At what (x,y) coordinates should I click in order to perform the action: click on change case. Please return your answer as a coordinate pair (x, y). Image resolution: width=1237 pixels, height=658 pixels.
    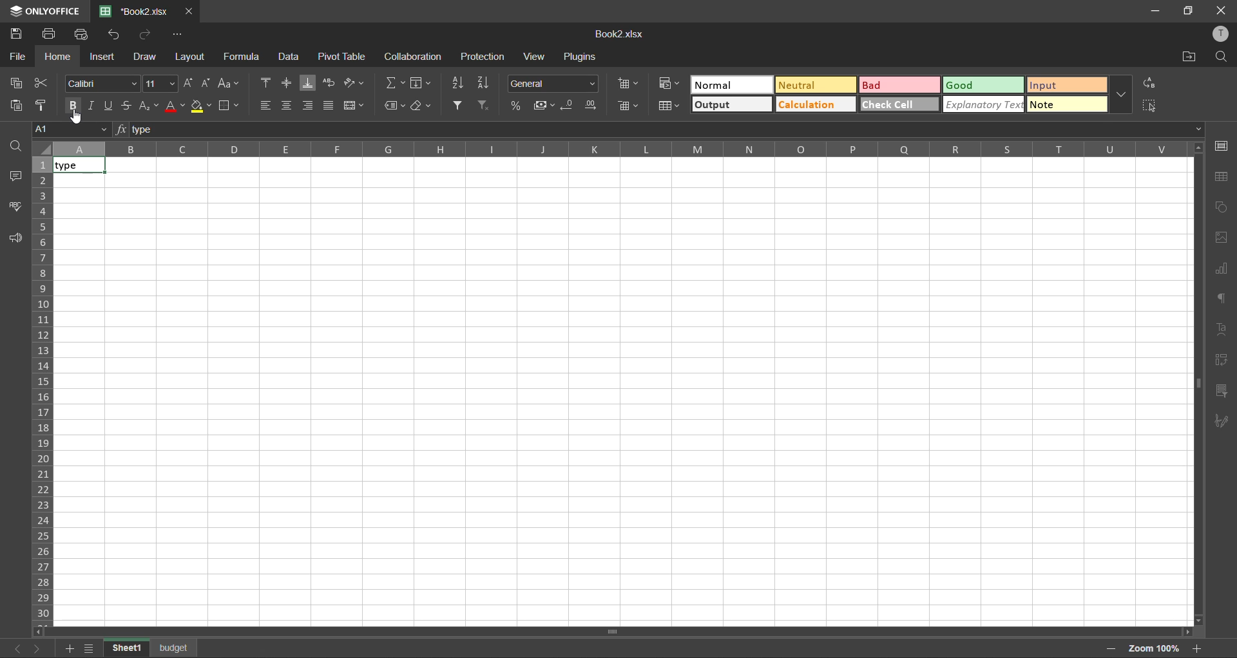
    Looking at the image, I should click on (231, 84).